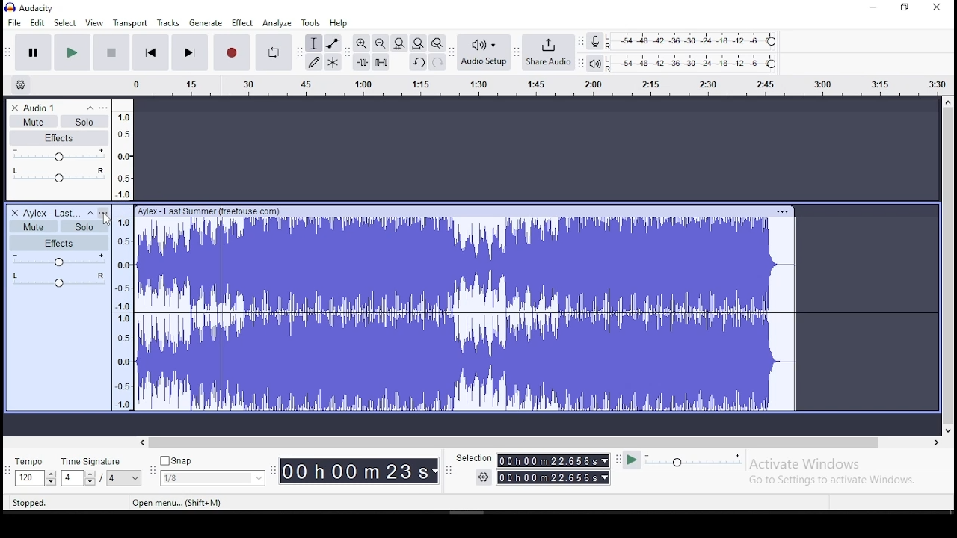 The height and width of the screenshot is (538, 957). Describe the element at coordinates (541, 442) in the screenshot. I see `scroll bar` at that location.